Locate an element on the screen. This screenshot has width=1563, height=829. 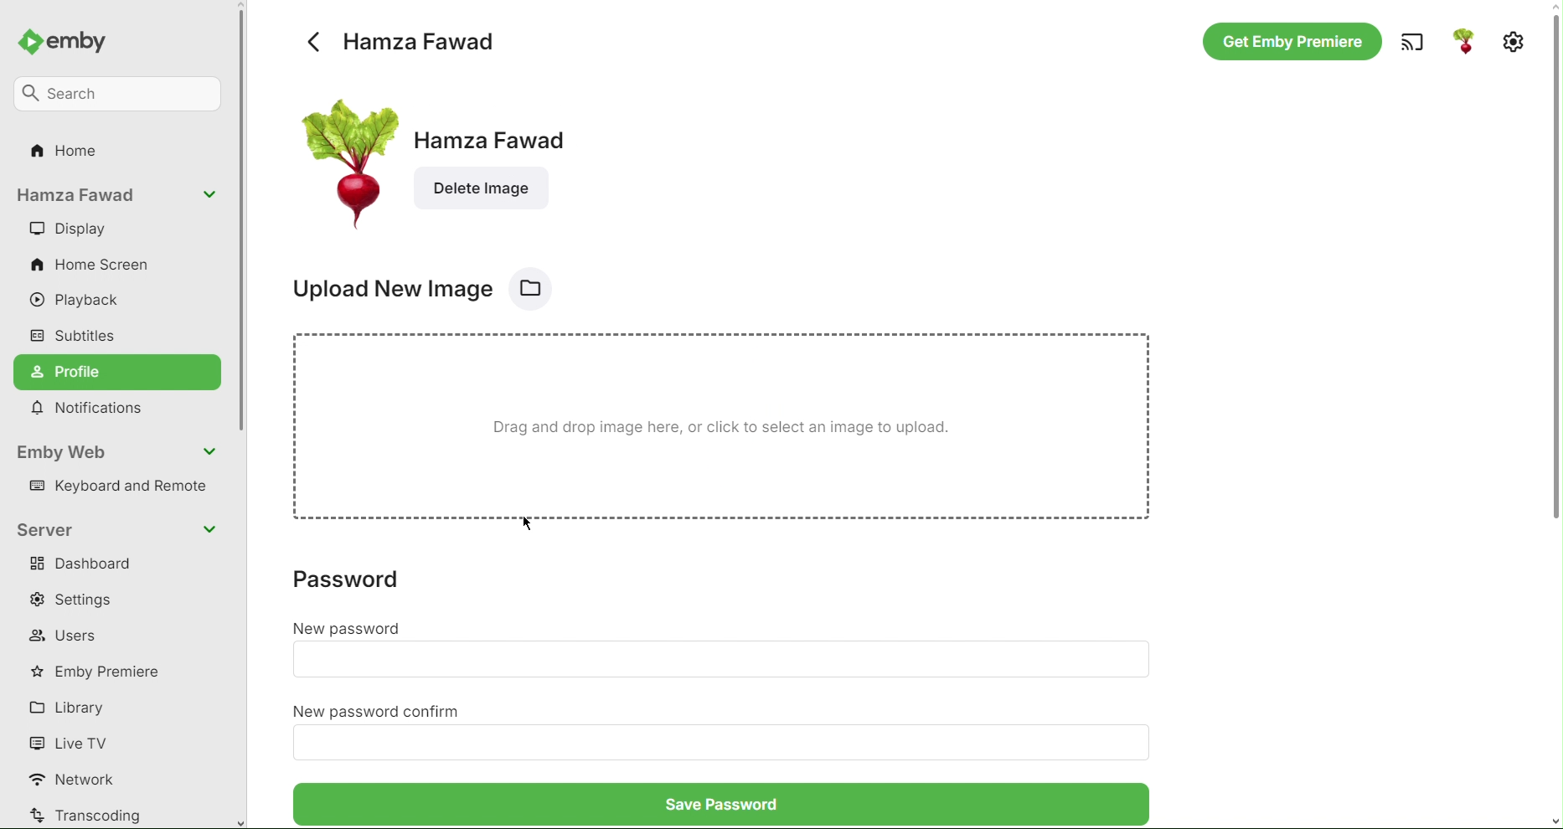
Settings is located at coordinates (80, 600).